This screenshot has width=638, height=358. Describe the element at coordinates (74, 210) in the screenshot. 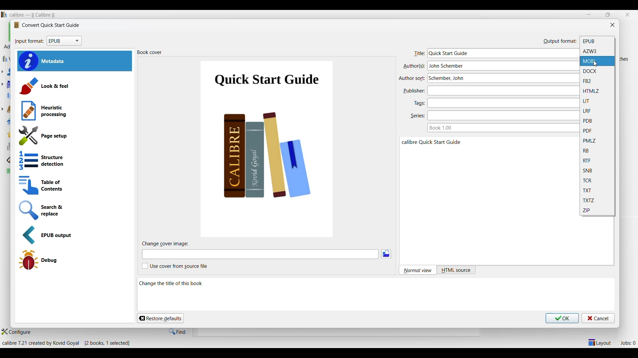

I see `Search and replace` at that location.